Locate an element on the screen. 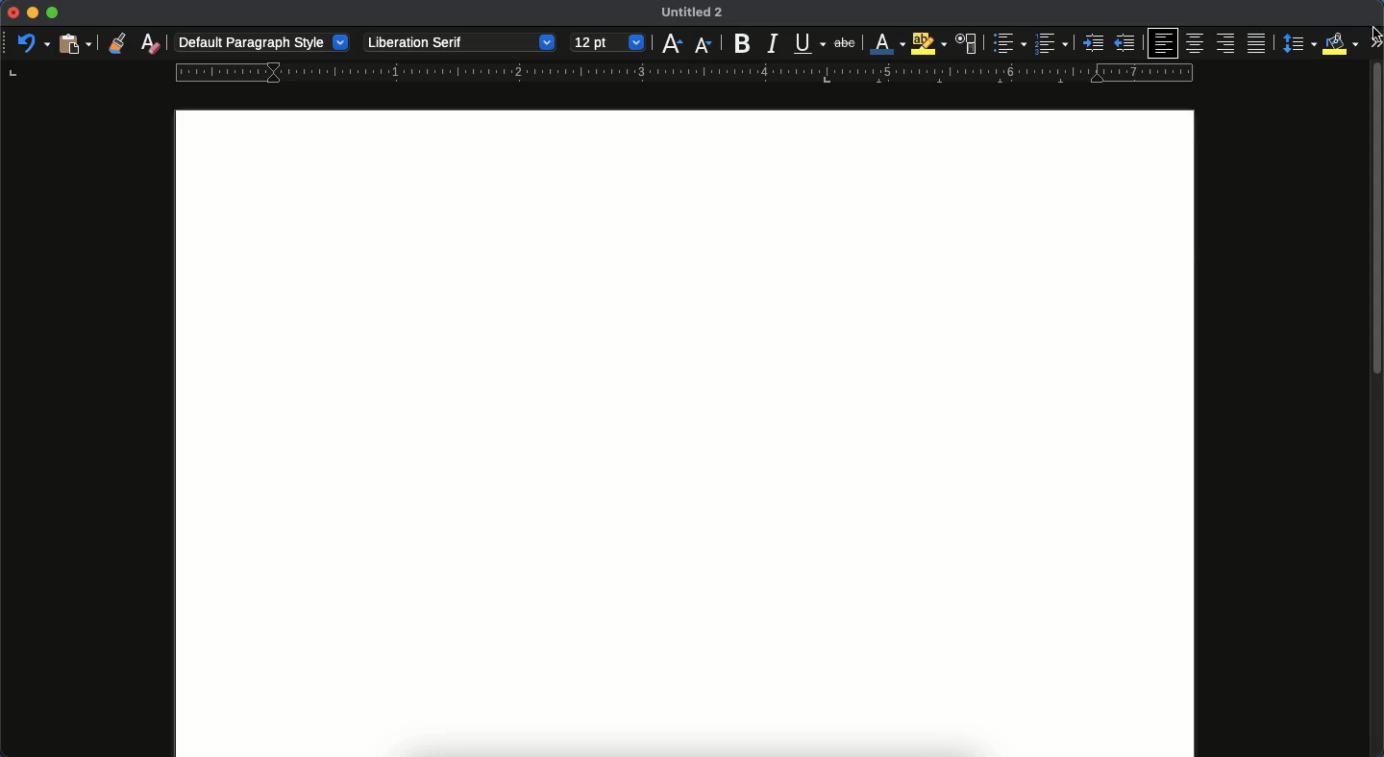 The image size is (1384, 757). Untitled 2 - name is located at coordinates (696, 13).